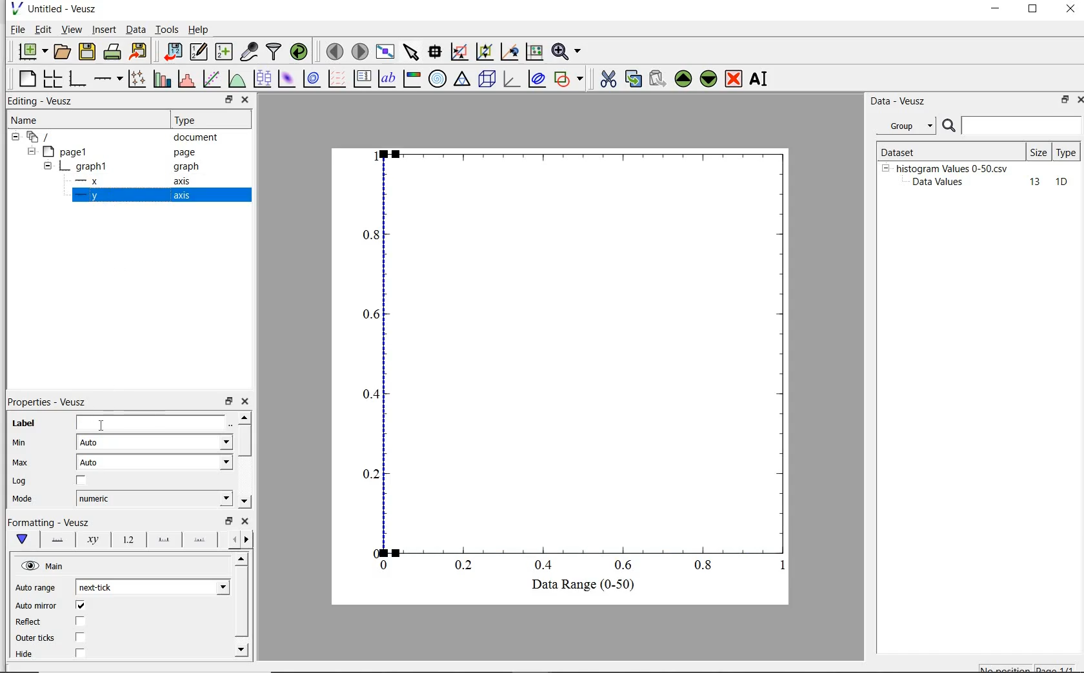 Image resolution: width=1084 pixels, height=673 pixels. What do you see at coordinates (919, 150) in the screenshot?
I see `Dataset` at bounding box center [919, 150].